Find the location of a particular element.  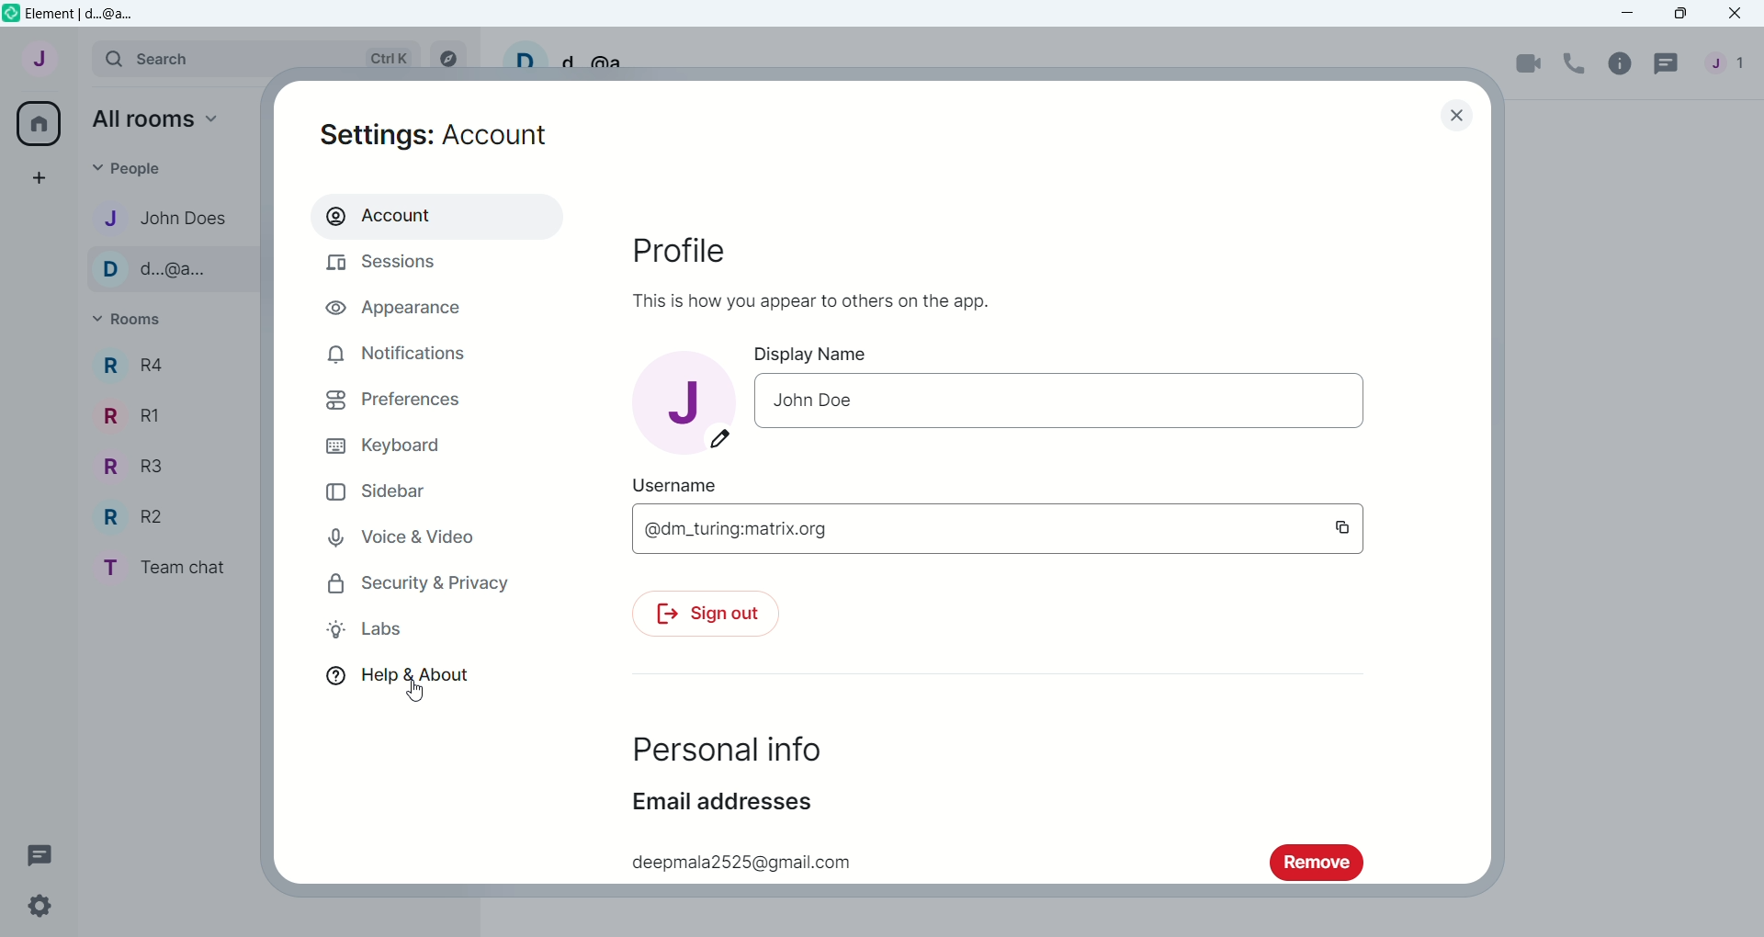

Voice call is located at coordinates (1577, 61).